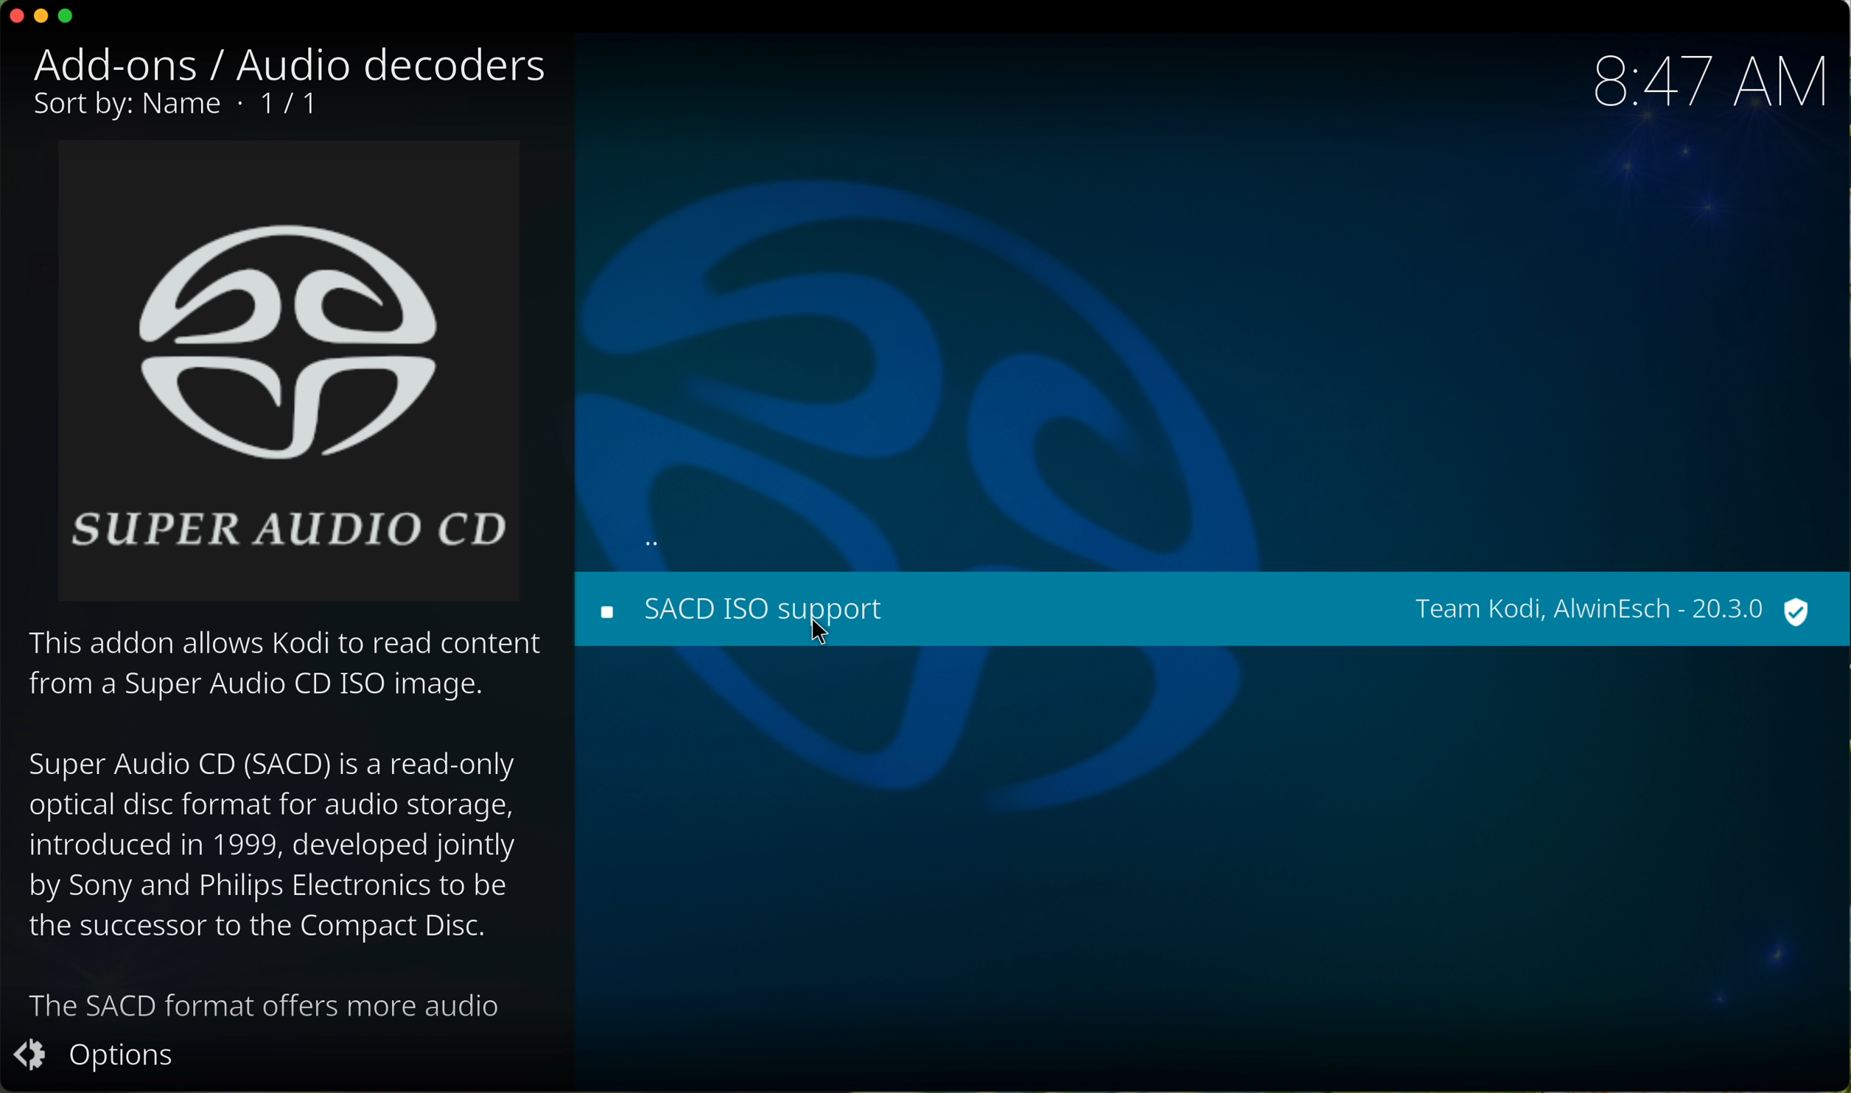 Image resolution: width=1851 pixels, height=1093 pixels. What do you see at coordinates (13, 16) in the screenshot?
I see `close` at bounding box center [13, 16].